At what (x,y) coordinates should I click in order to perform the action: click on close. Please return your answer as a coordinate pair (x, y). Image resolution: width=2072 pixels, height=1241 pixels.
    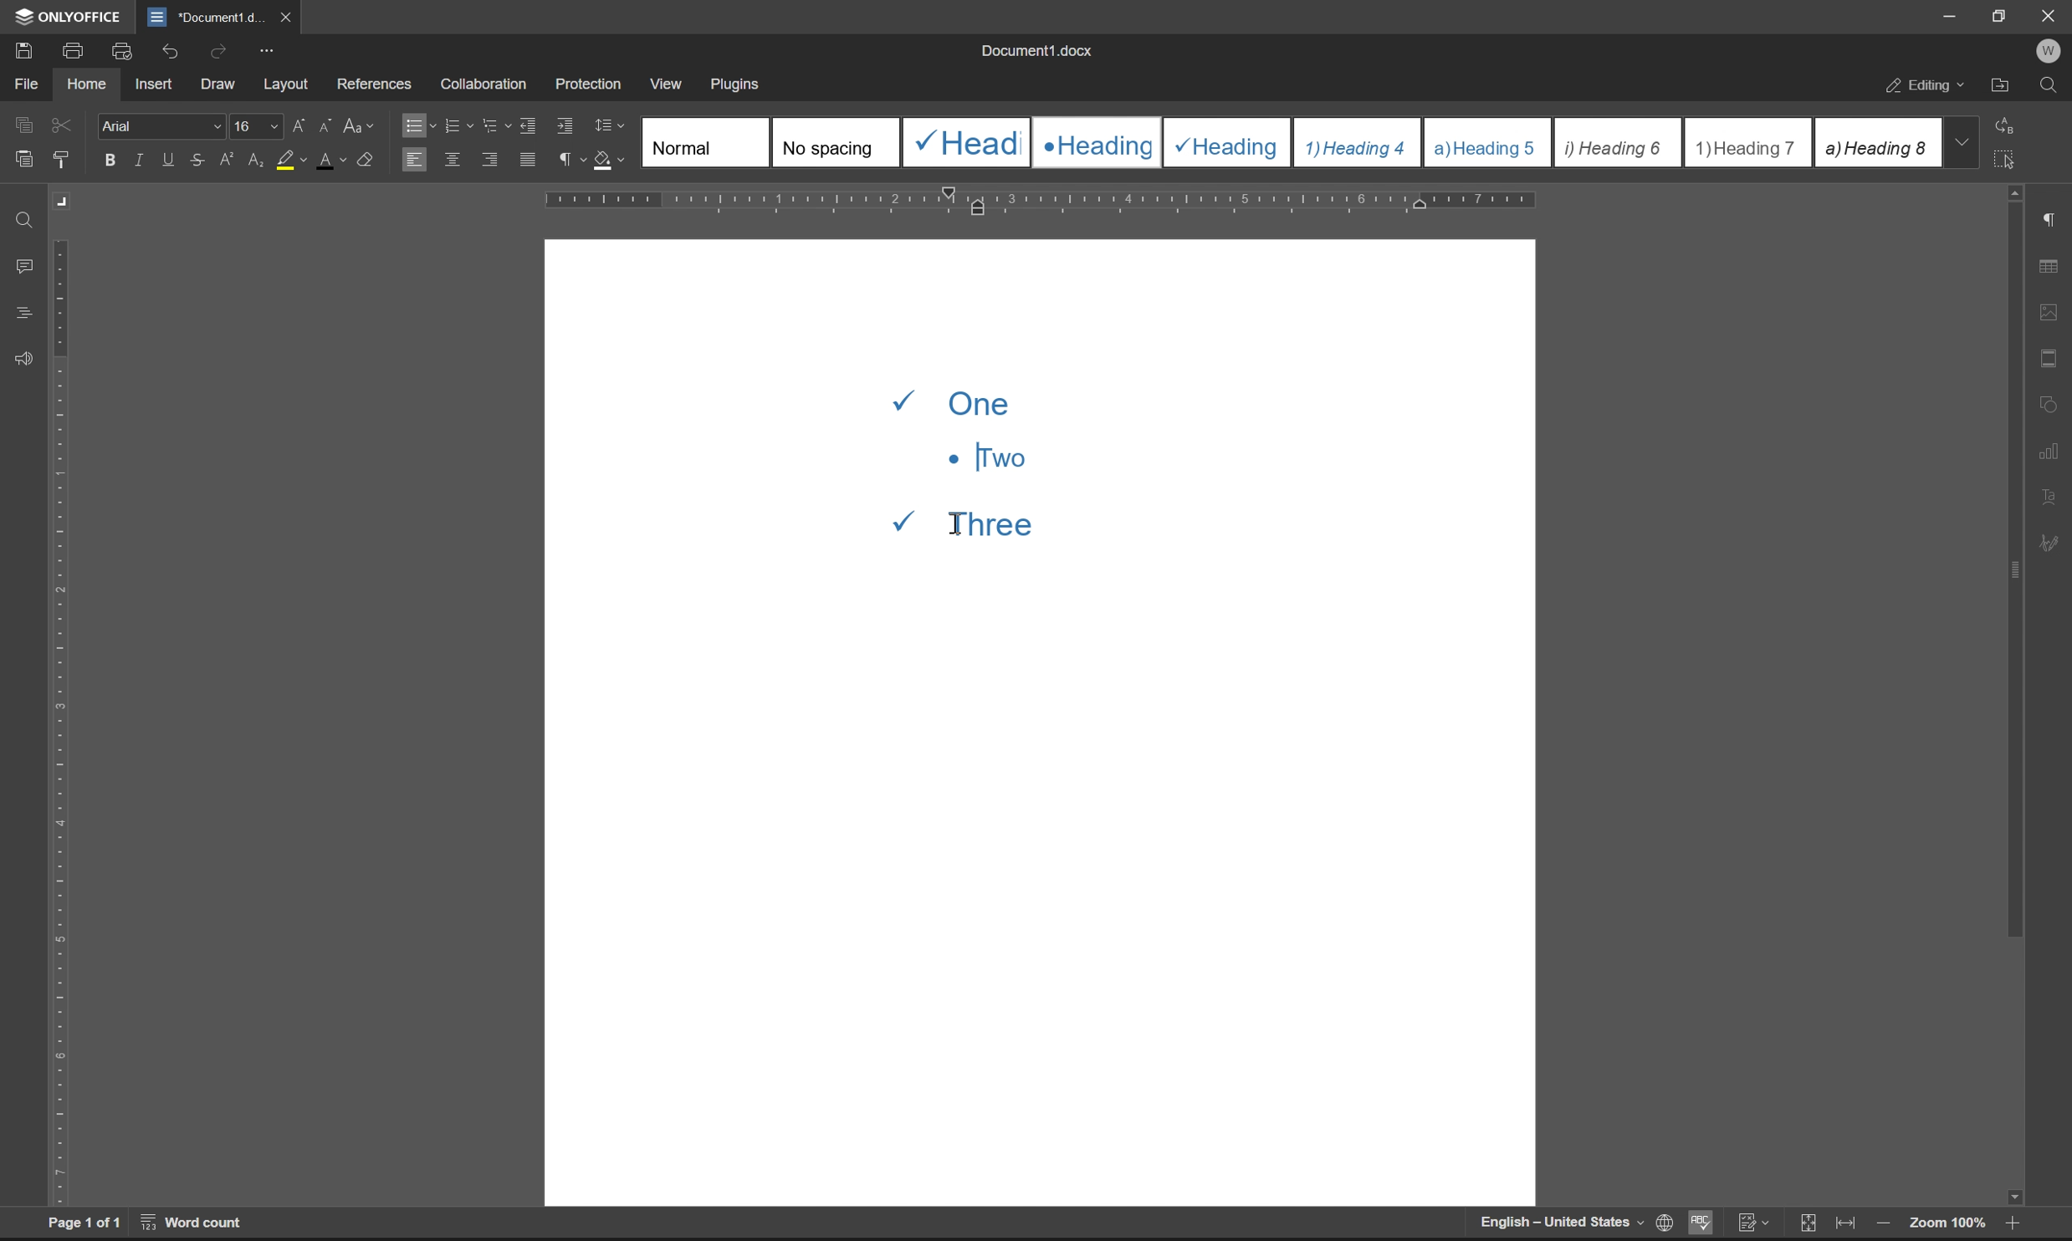
    Looking at the image, I should click on (284, 16).